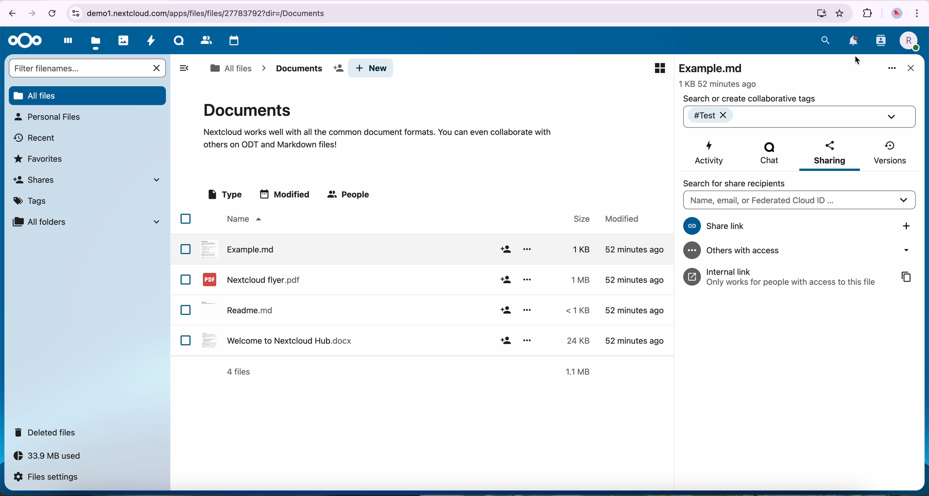 Image resolution: width=929 pixels, height=496 pixels. I want to click on modified, so click(286, 194).